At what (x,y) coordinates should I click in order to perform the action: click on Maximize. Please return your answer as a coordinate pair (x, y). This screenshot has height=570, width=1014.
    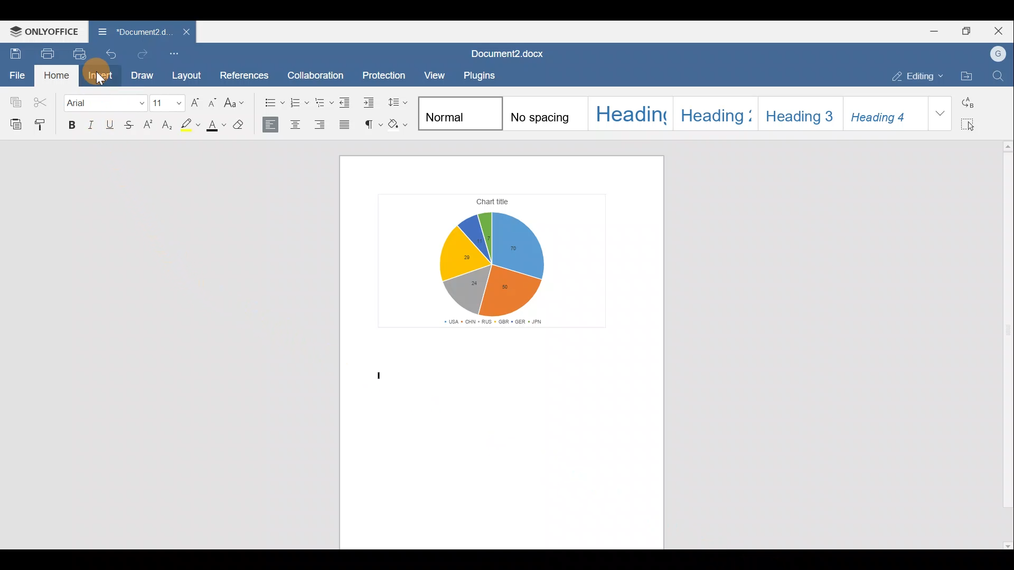
    Looking at the image, I should click on (967, 31).